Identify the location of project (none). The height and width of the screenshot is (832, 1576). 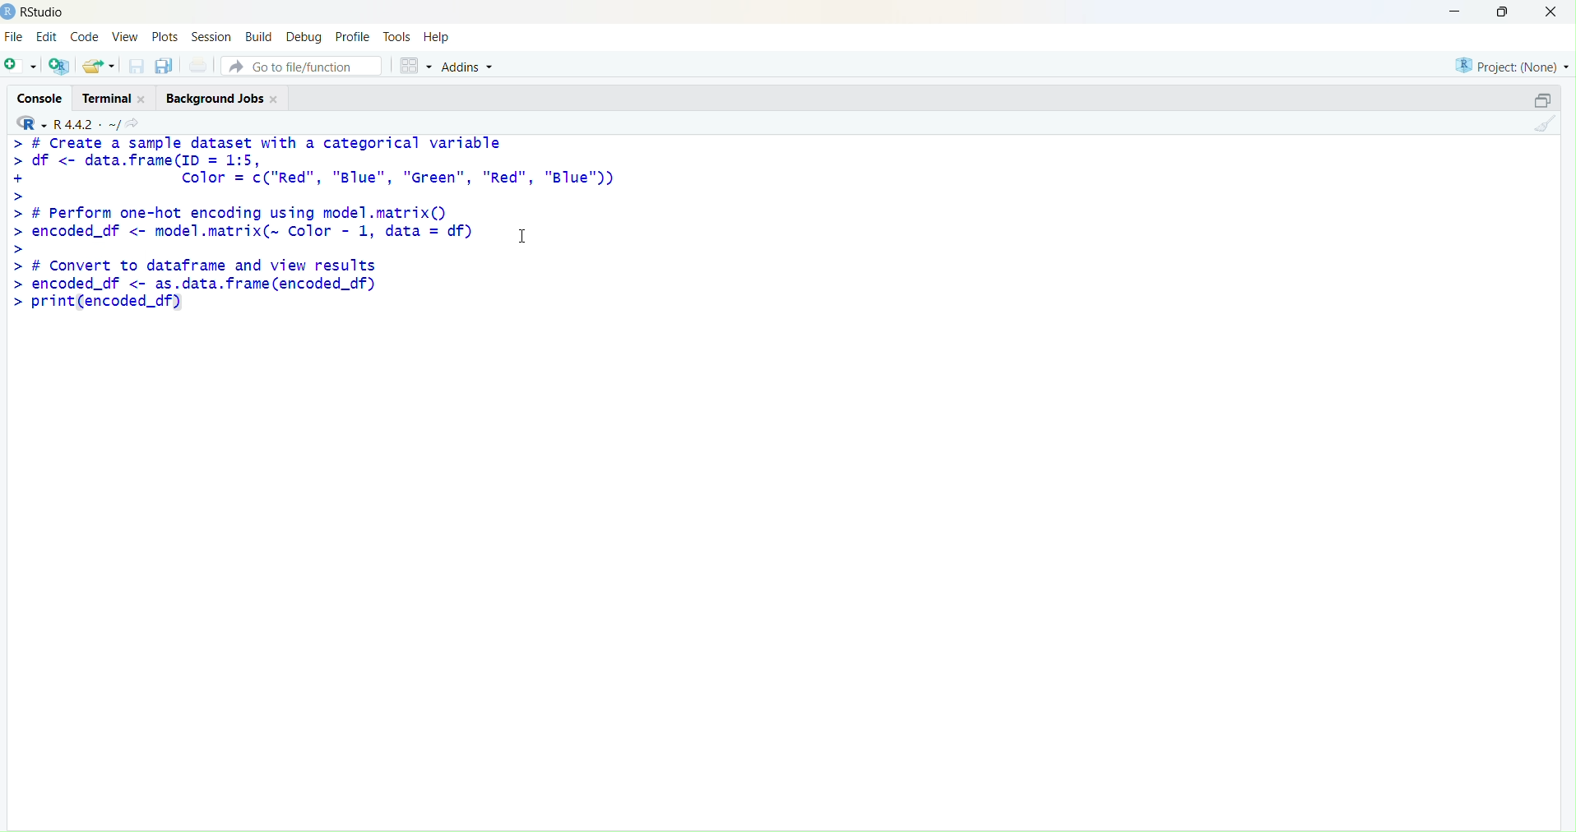
(1513, 66).